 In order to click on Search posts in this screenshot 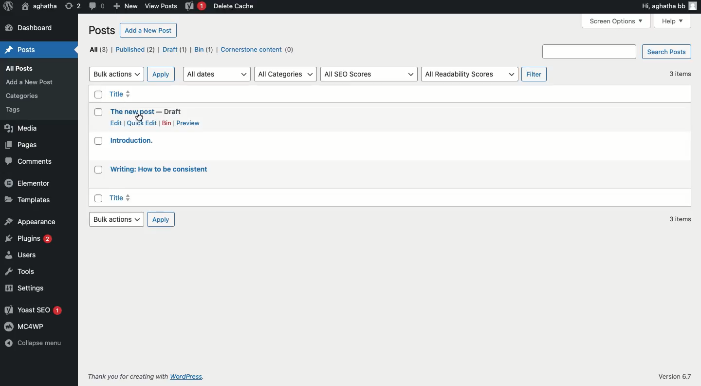, I will do `click(616, 52)`.